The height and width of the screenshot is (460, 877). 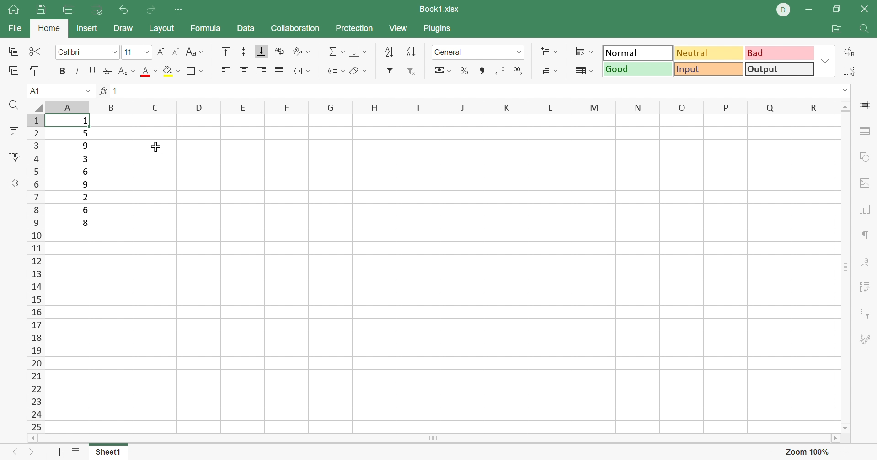 What do you see at coordinates (412, 52) in the screenshot?
I see `Descending order` at bounding box center [412, 52].